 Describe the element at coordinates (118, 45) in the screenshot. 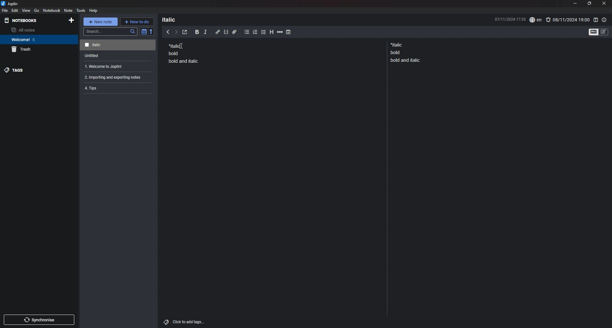

I see `note` at that location.